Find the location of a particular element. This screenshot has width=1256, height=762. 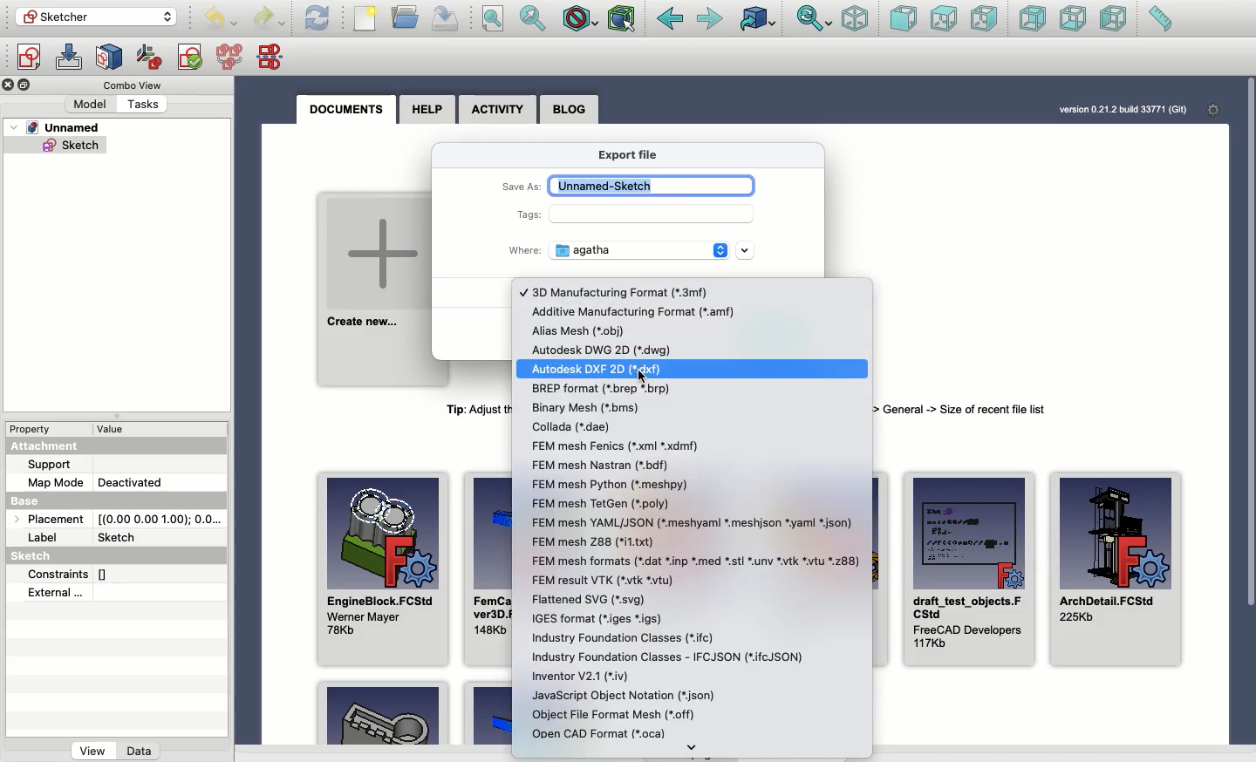

igs is located at coordinates (595, 619).